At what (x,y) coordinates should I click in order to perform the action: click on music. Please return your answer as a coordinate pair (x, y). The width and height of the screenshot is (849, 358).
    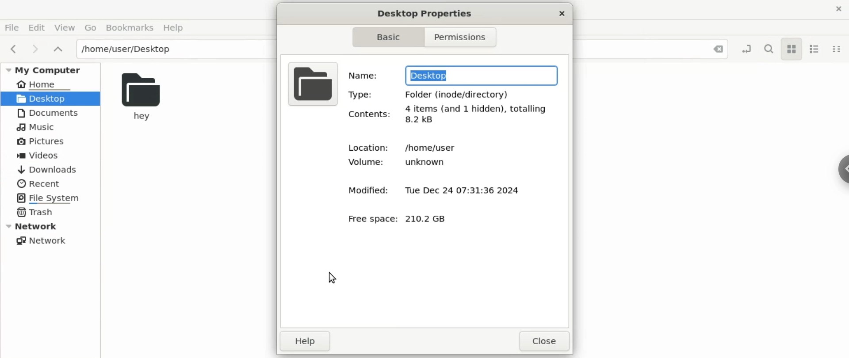
    Looking at the image, I should click on (35, 126).